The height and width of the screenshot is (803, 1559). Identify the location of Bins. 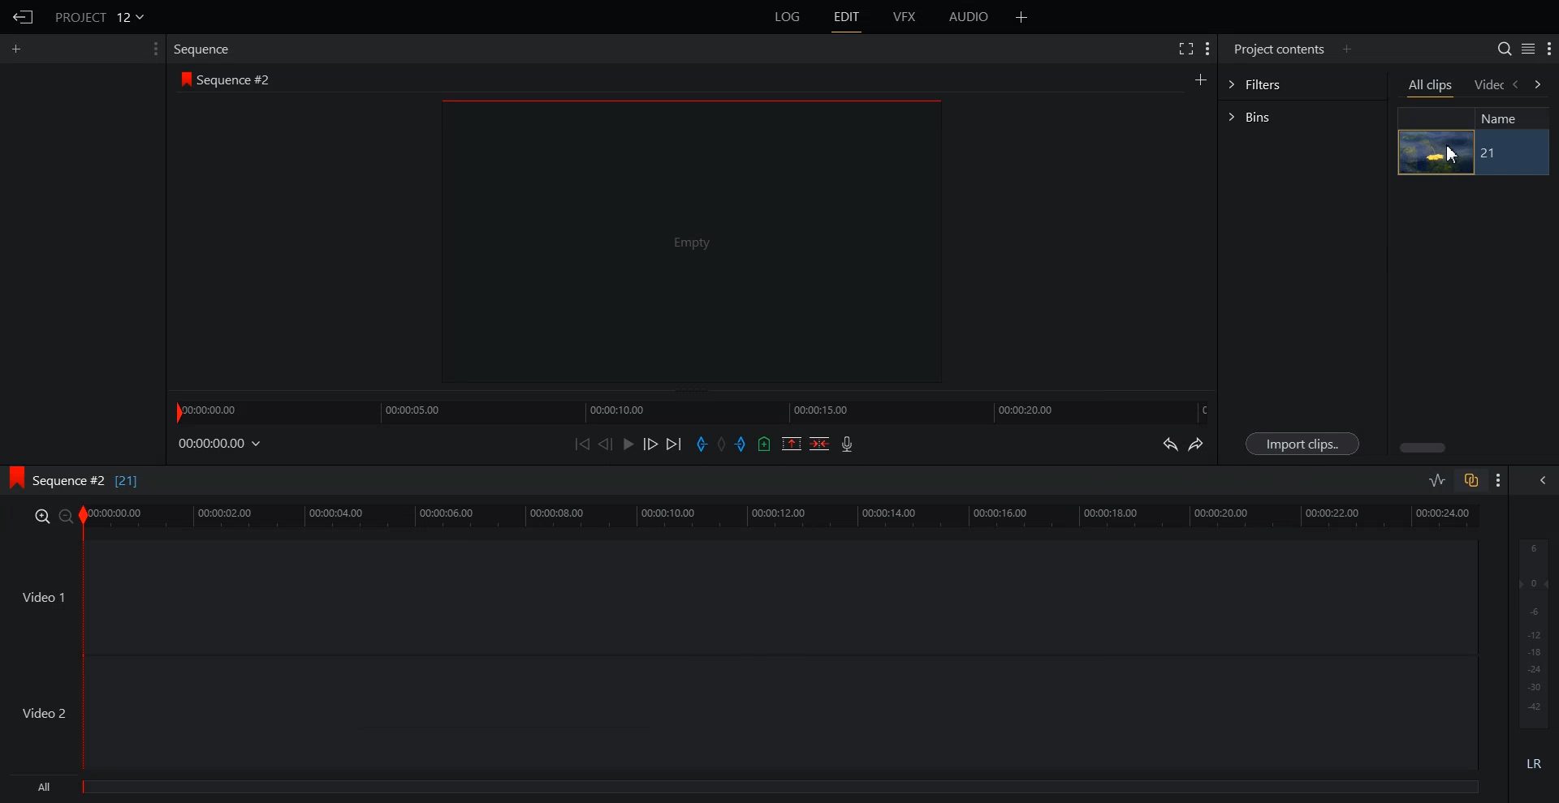
(1302, 115).